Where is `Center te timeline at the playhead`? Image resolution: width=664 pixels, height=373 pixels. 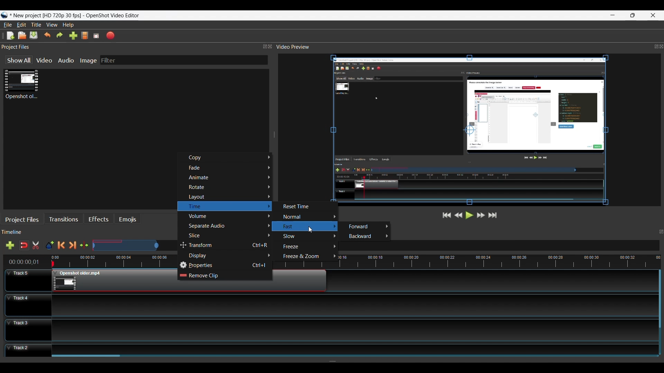
Center te timeline at the playhead is located at coordinates (84, 246).